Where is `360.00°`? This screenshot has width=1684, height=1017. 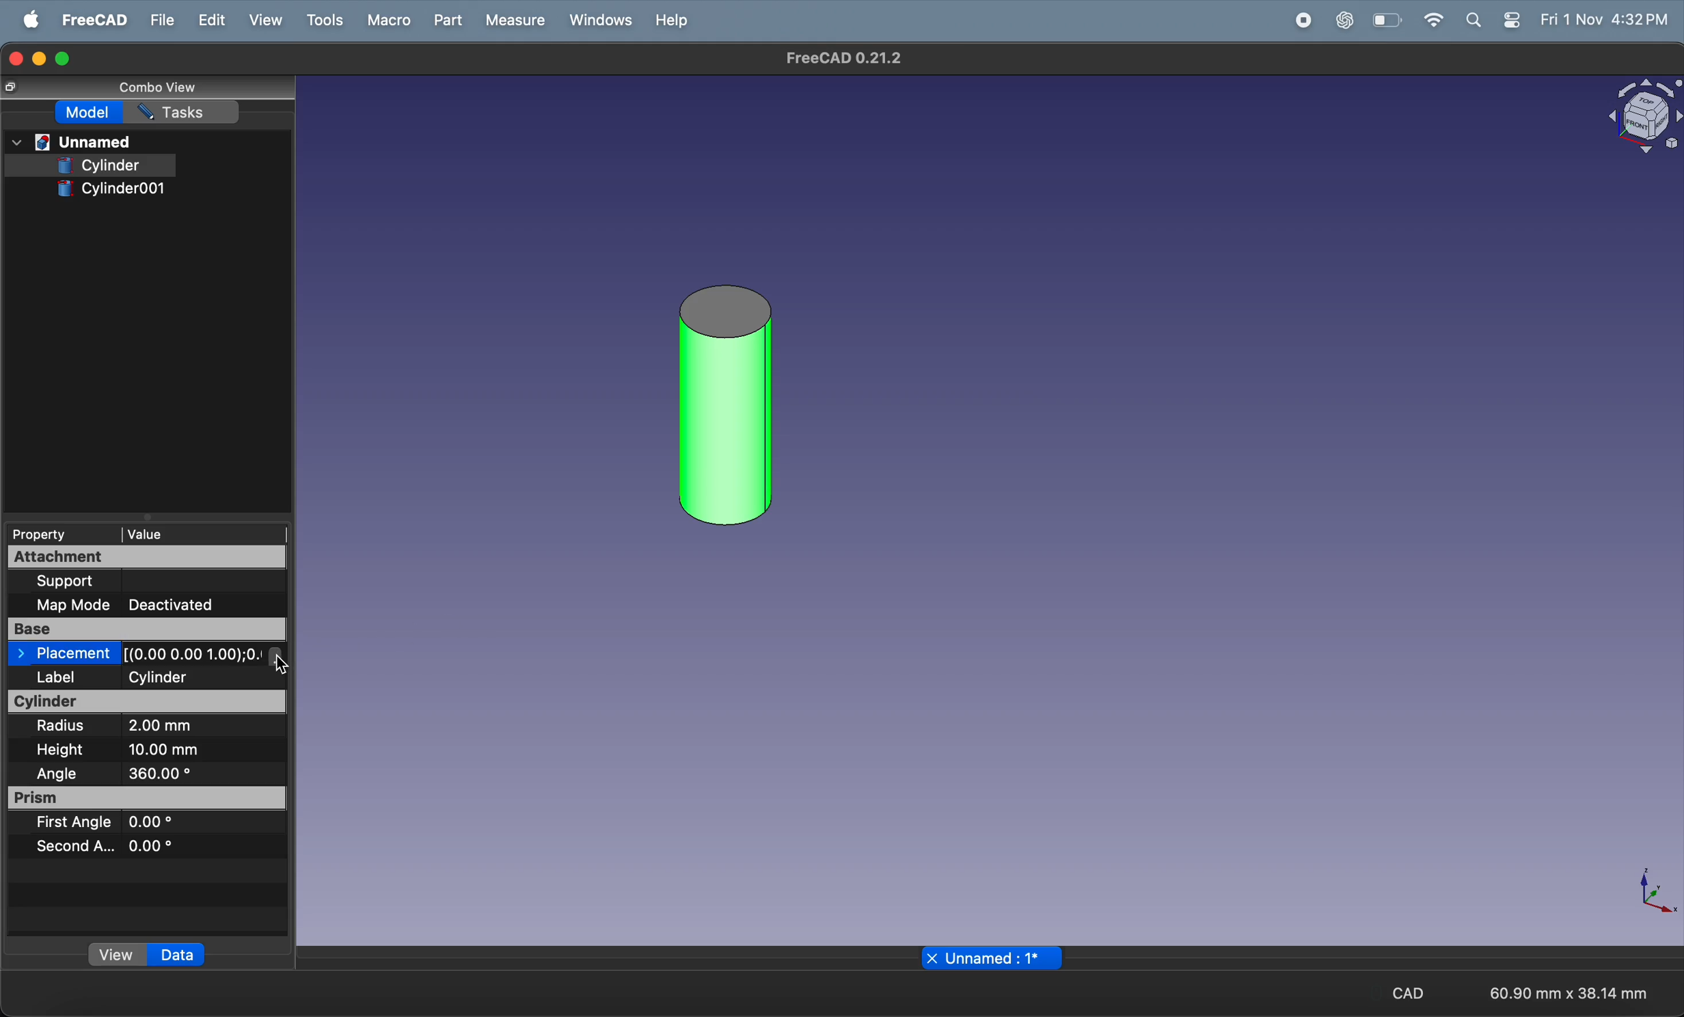
360.00° is located at coordinates (196, 773).